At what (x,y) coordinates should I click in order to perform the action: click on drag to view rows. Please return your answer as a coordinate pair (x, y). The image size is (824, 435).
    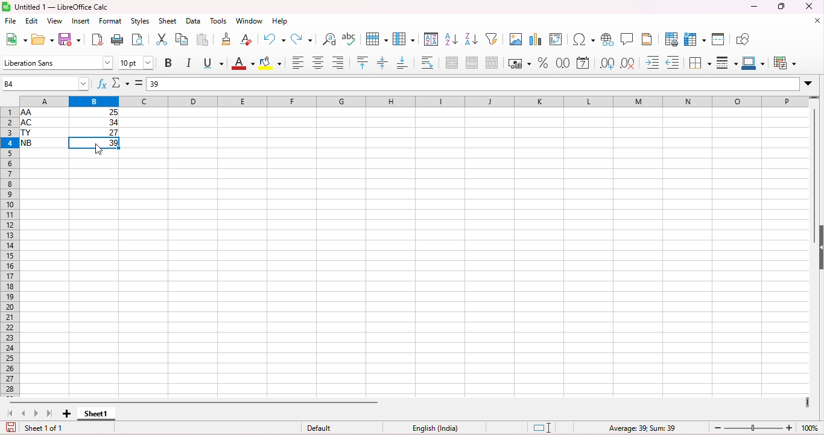
    Looking at the image, I should click on (815, 98).